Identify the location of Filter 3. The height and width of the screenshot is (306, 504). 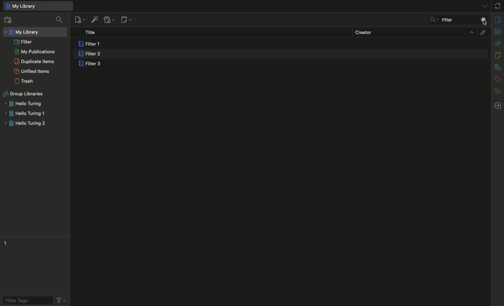
(91, 64).